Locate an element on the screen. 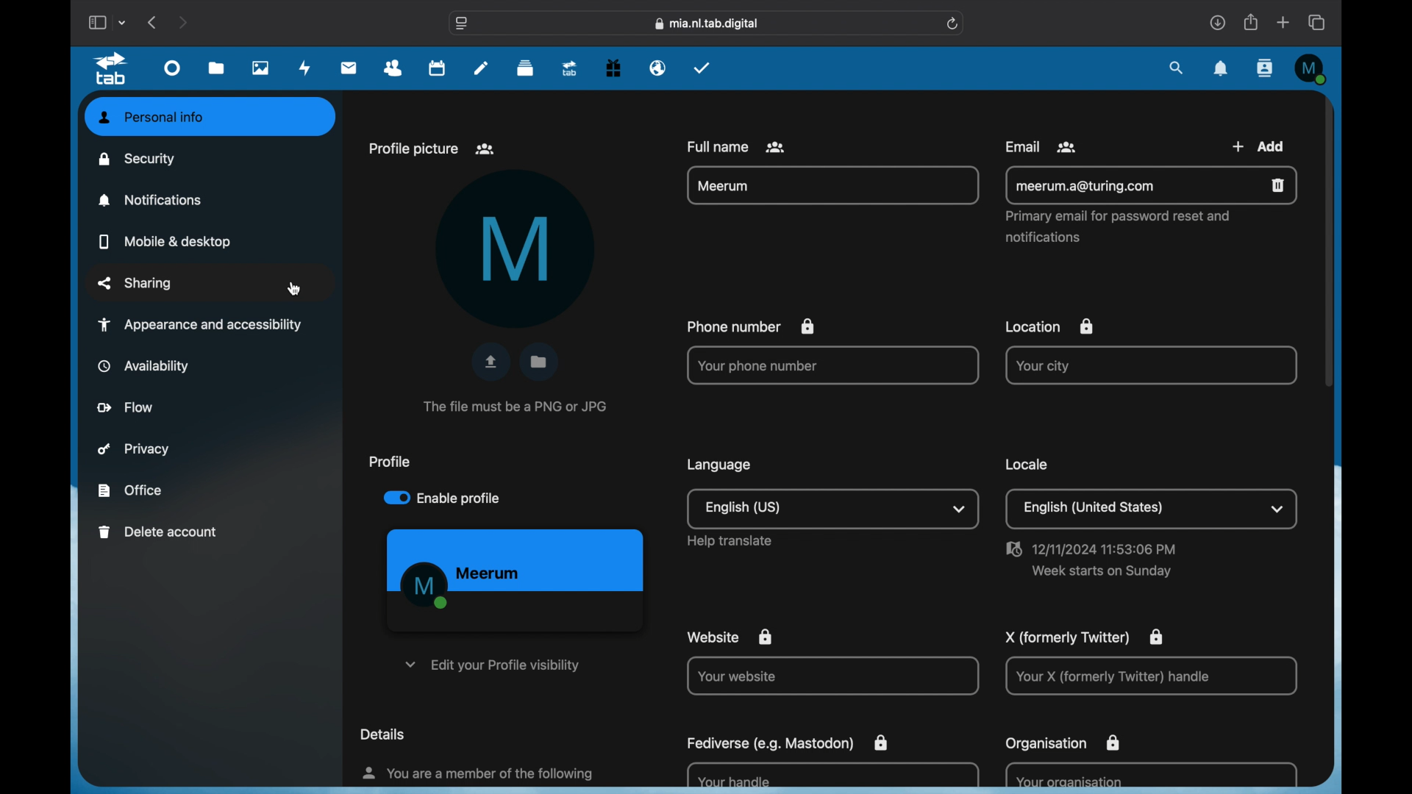 This screenshot has height=794, width=1412. Location is located at coordinates (1152, 509).